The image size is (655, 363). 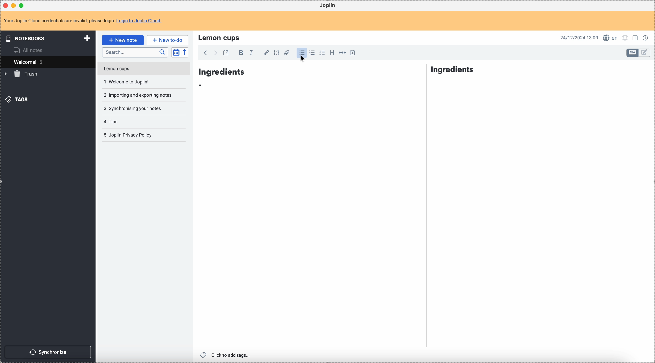 I want to click on set notifications, so click(x=625, y=38).